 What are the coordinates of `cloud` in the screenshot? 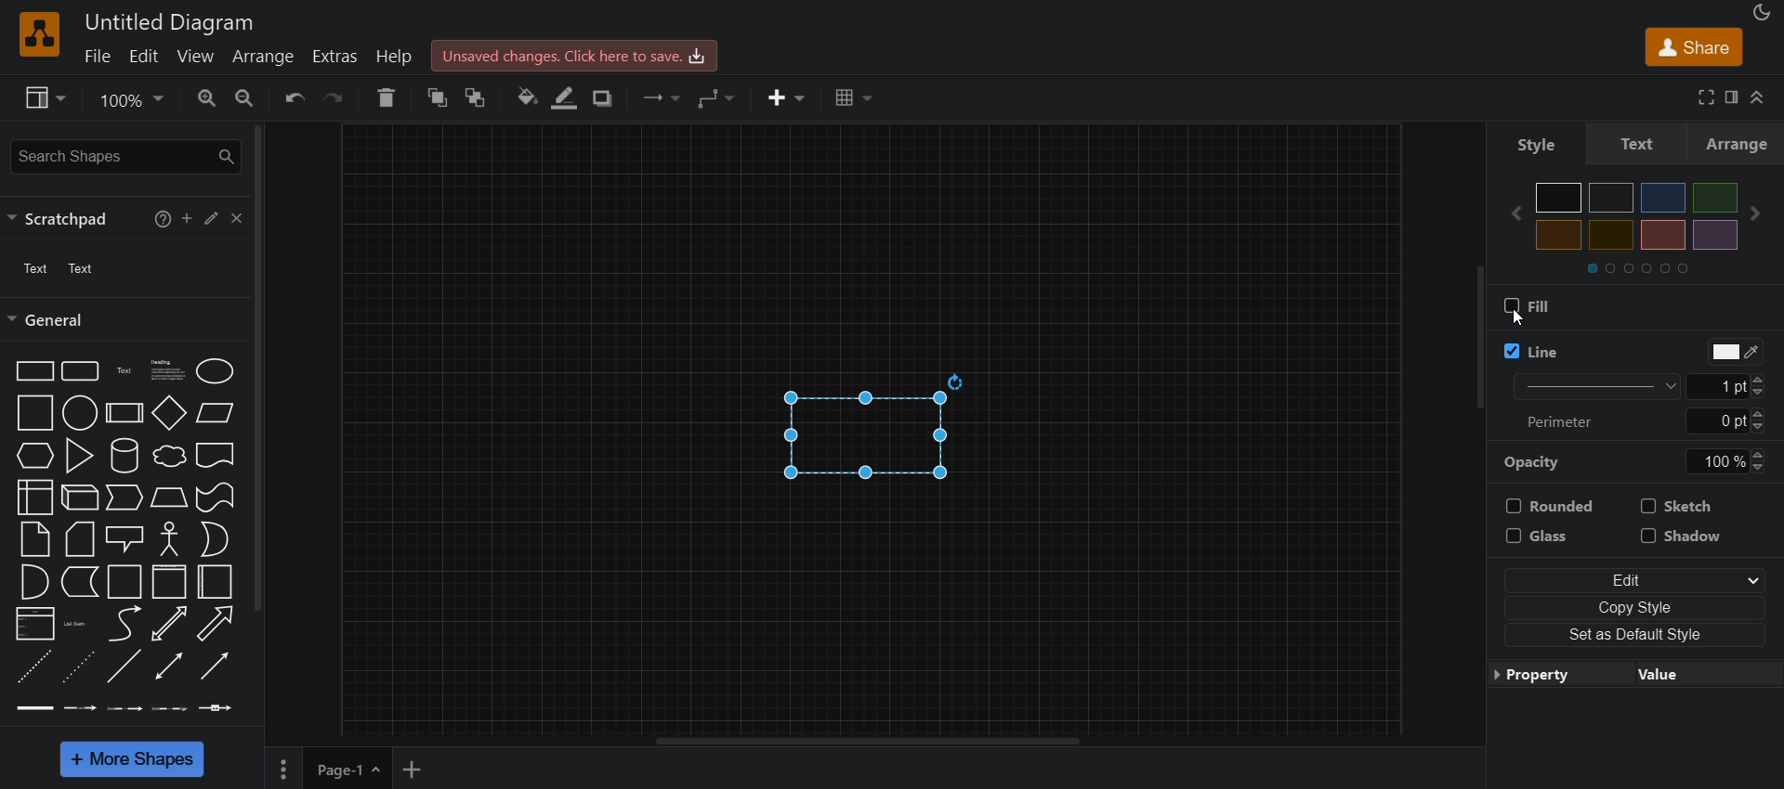 It's located at (169, 459).